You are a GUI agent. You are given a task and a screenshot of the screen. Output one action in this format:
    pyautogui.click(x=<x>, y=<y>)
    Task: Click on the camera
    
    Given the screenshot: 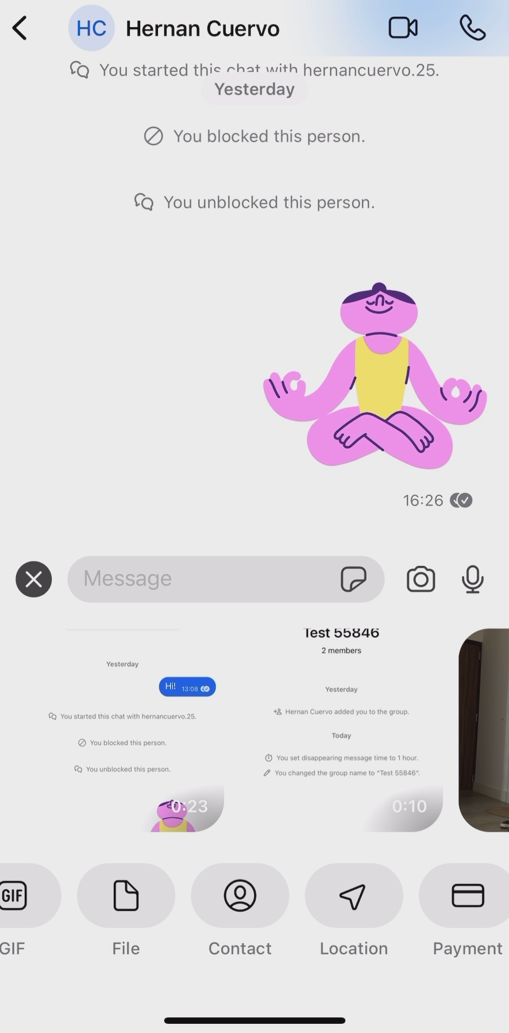 What is the action you would take?
    pyautogui.click(x=421, y=579)
    